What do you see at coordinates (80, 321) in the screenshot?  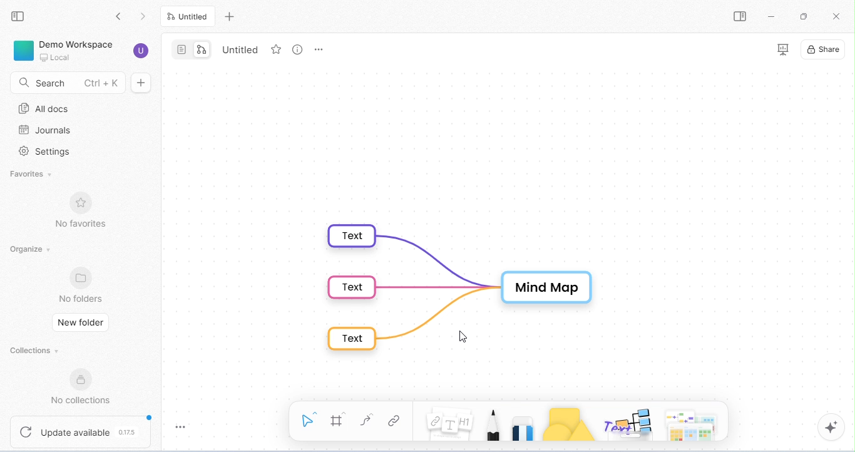 I see `new folder` at bounding box center [80, 321].